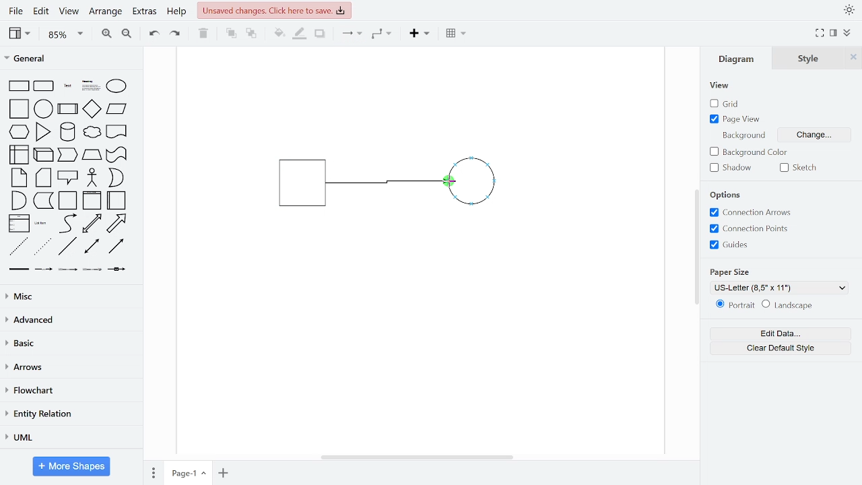 This screenshot has width=862, height=485. Describe the element at coordinates (385, 34) in the screenshot. I see `waypoints` at that location.